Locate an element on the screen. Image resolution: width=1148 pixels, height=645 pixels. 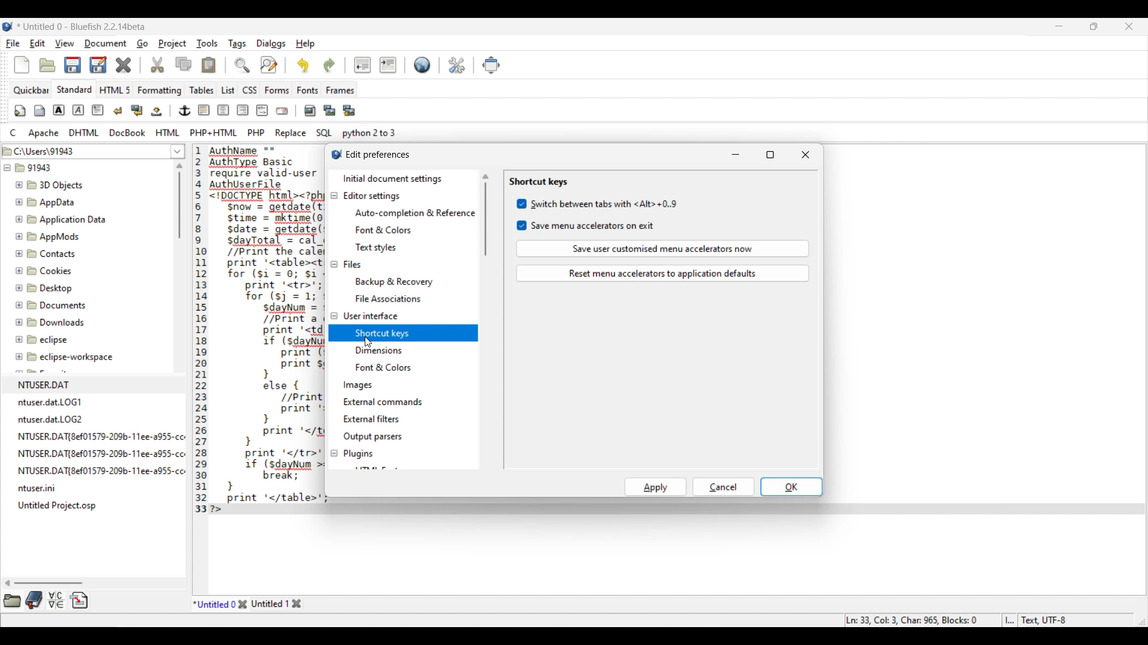
Cursor on shortcut keys is located at coordinates (368, 342).